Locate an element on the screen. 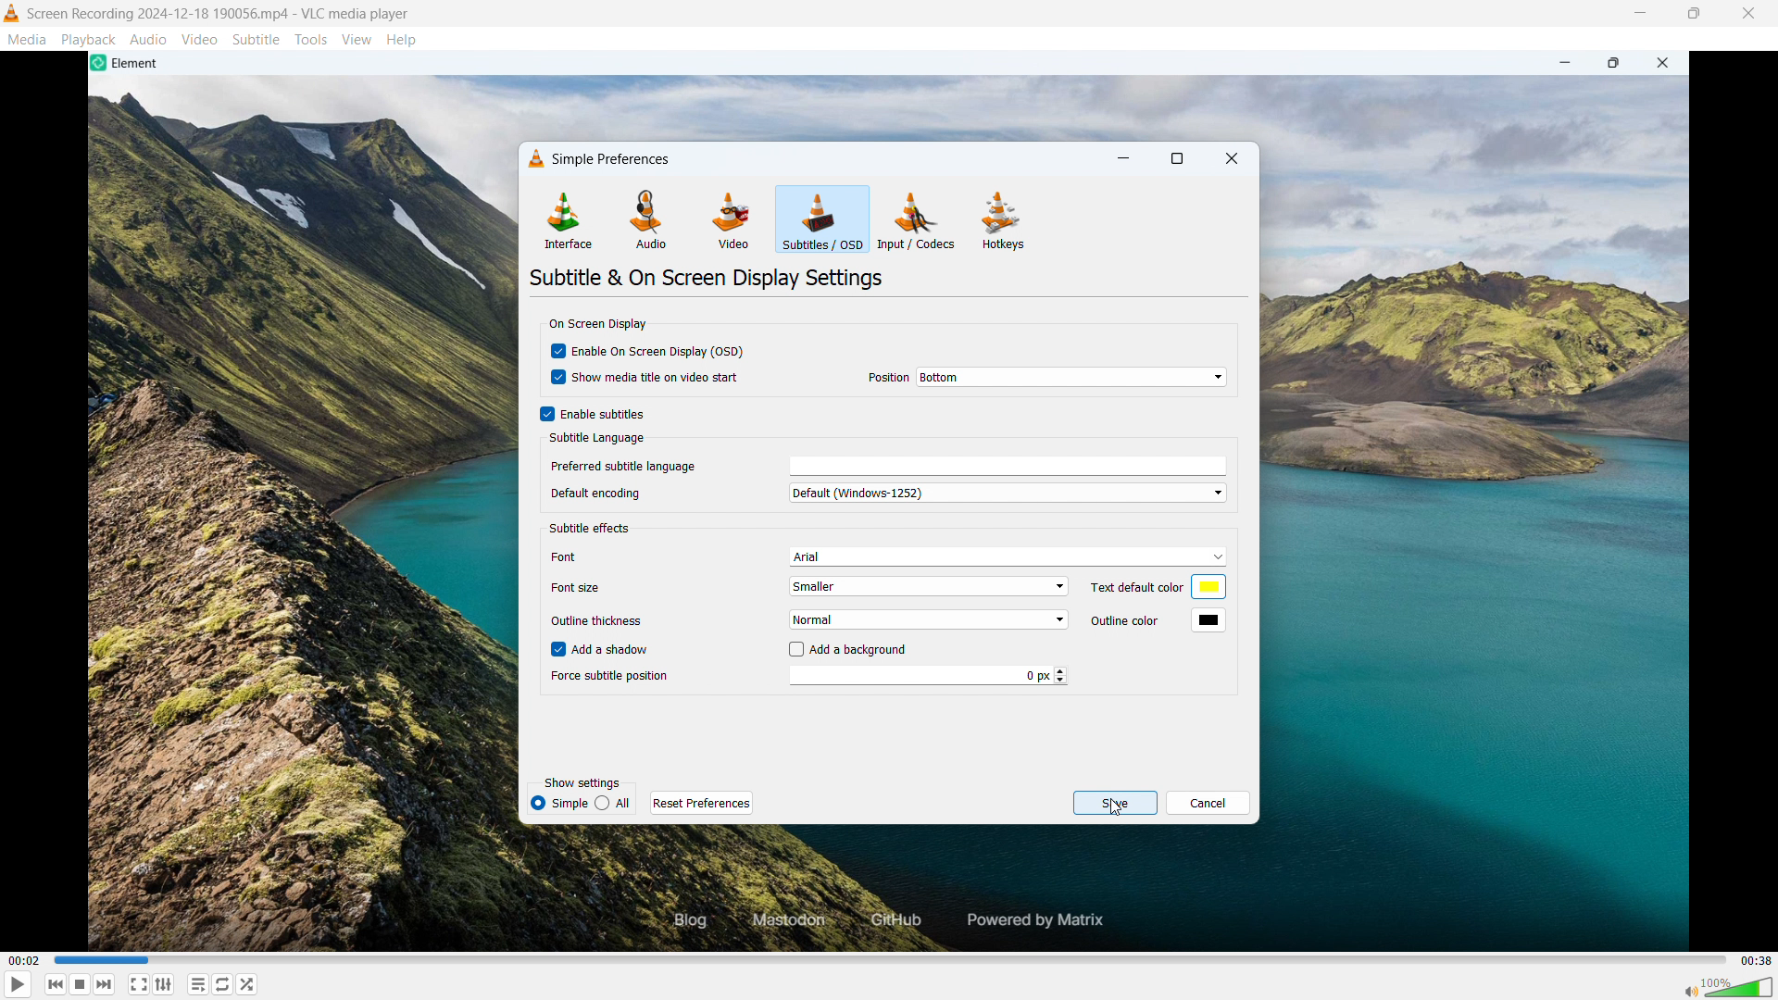  Select outline thickness  is located at coordinates (933, 618).